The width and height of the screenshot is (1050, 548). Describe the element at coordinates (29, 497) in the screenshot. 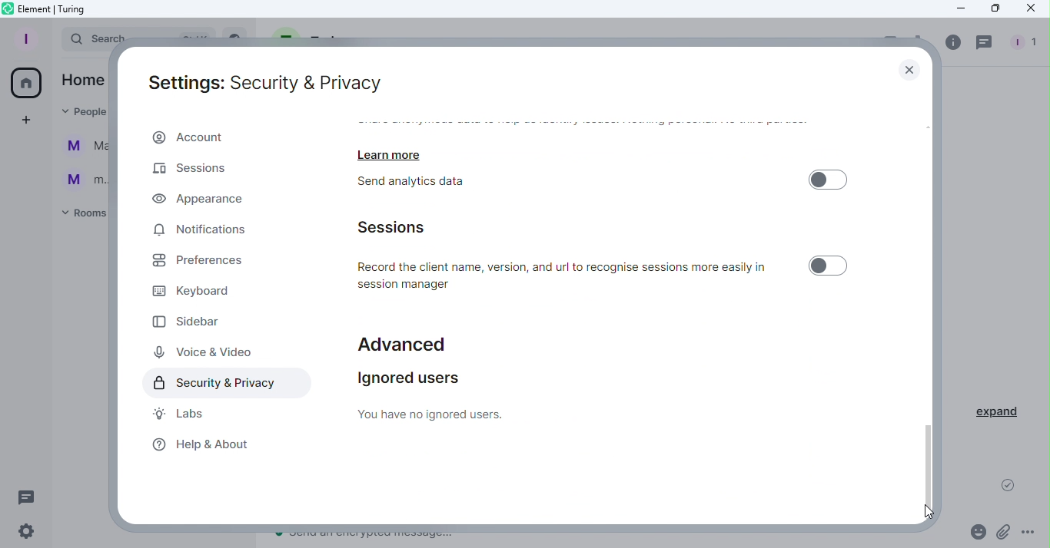

I see `Threads` at that location.